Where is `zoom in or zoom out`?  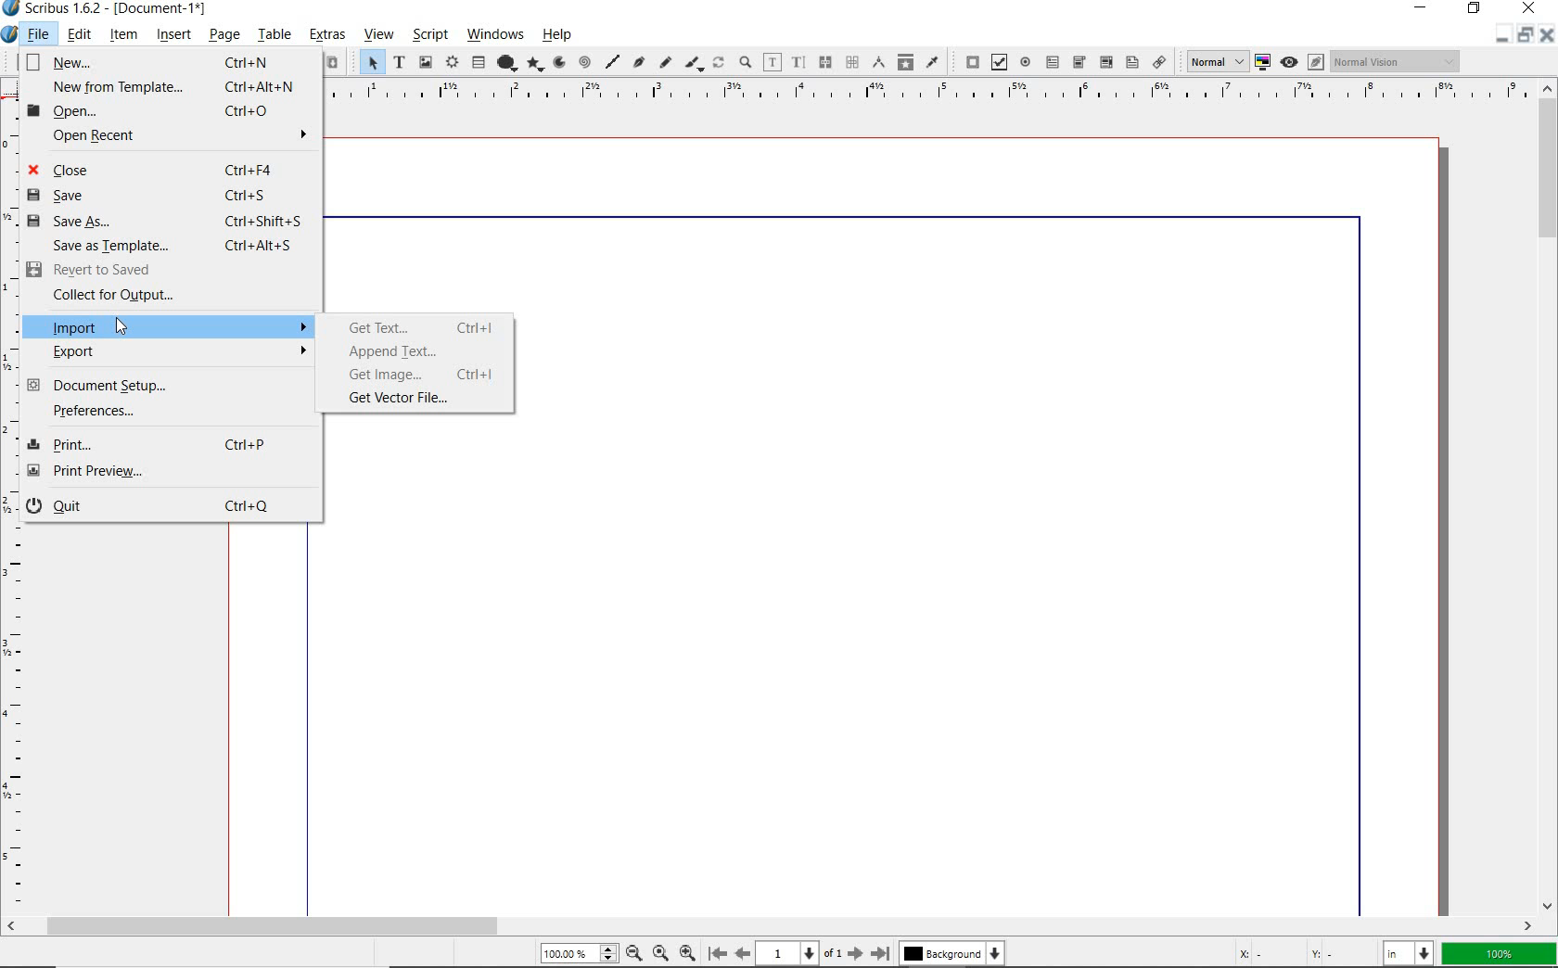 zoom in or zoom out is located at coordinates (747, 60).